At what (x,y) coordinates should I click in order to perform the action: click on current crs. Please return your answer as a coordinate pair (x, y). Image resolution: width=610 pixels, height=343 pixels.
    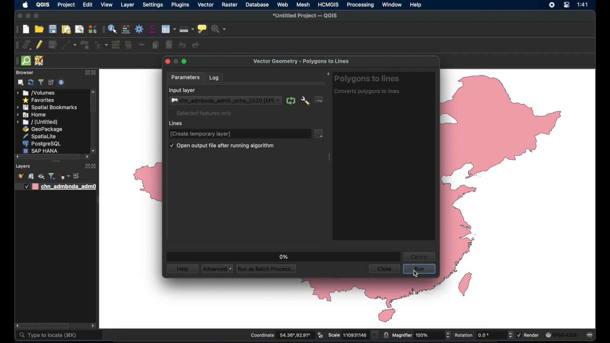
    Looking at the image, I should click on (562, 334).